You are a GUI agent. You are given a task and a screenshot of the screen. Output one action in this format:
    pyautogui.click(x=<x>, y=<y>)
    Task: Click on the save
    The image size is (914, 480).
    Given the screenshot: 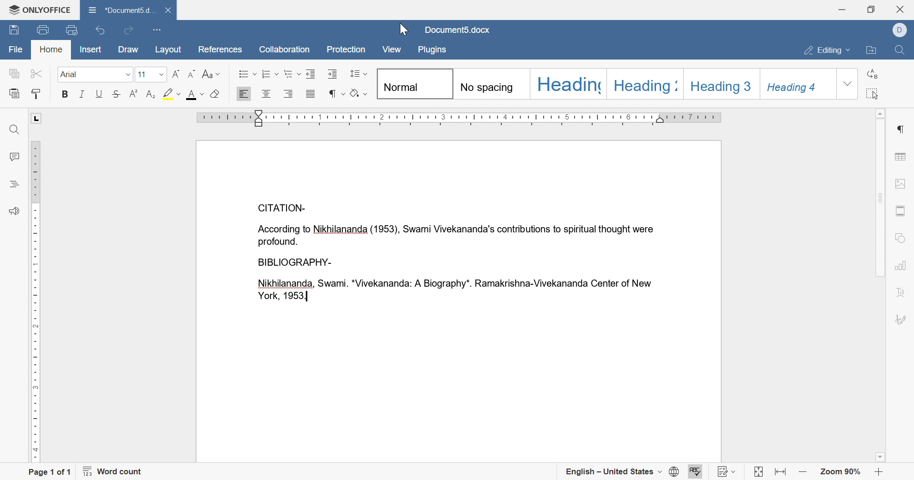 What is the action you would take?
    pyautogui.click(x=14, y=31)
    